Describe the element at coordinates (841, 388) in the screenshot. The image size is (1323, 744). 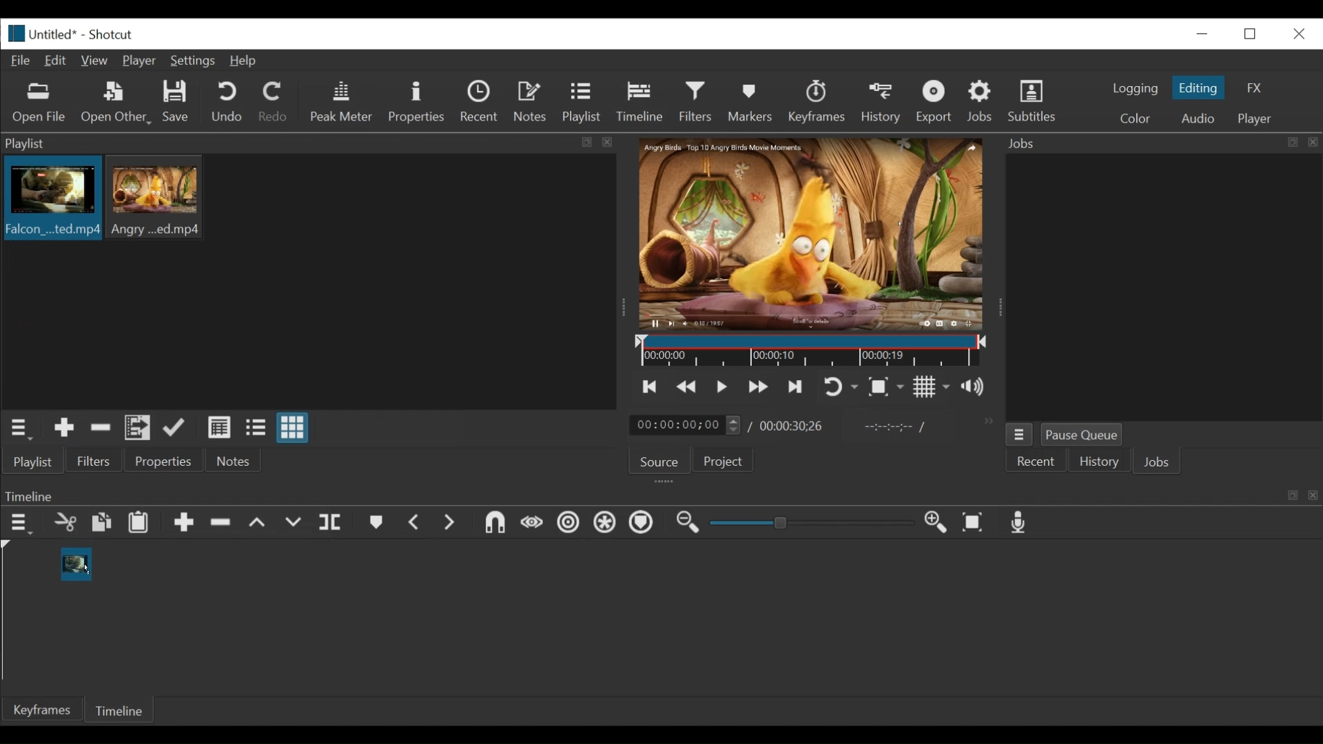
I see `toggle player looping` at that location.